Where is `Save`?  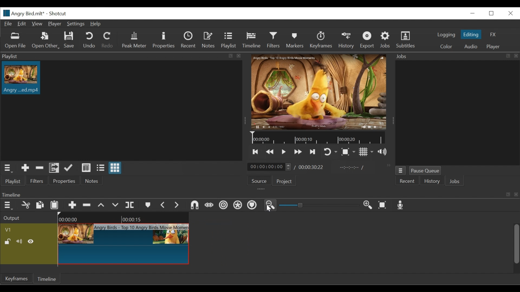
Save is located at coordinates (70, 40).